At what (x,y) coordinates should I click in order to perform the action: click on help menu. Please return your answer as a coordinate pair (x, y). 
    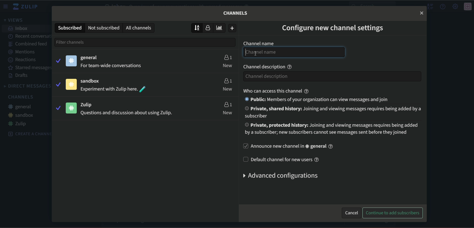
    Looking at the image, I should click on (443, 6).